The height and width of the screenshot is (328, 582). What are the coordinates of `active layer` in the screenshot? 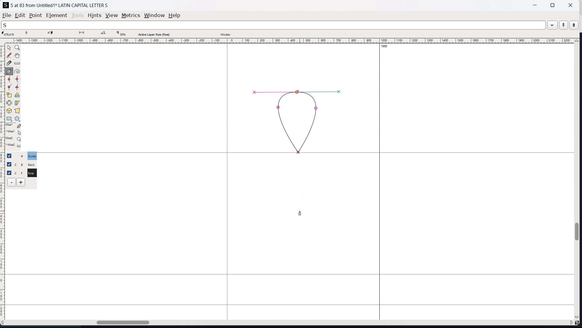 It's located at (154, 34).